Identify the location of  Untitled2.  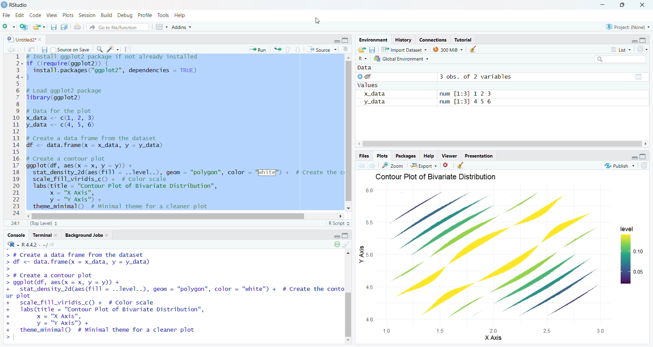
(26, 40).